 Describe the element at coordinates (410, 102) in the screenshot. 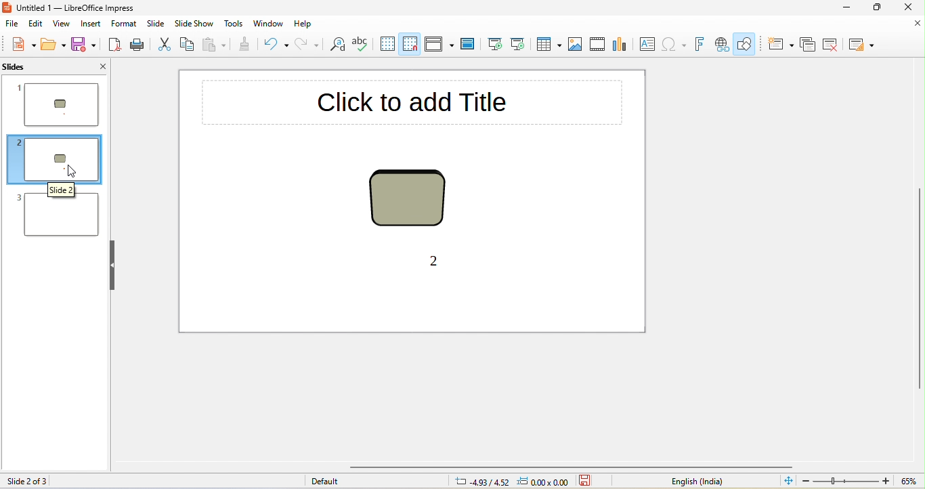

I see `Click to add Title` at that location.